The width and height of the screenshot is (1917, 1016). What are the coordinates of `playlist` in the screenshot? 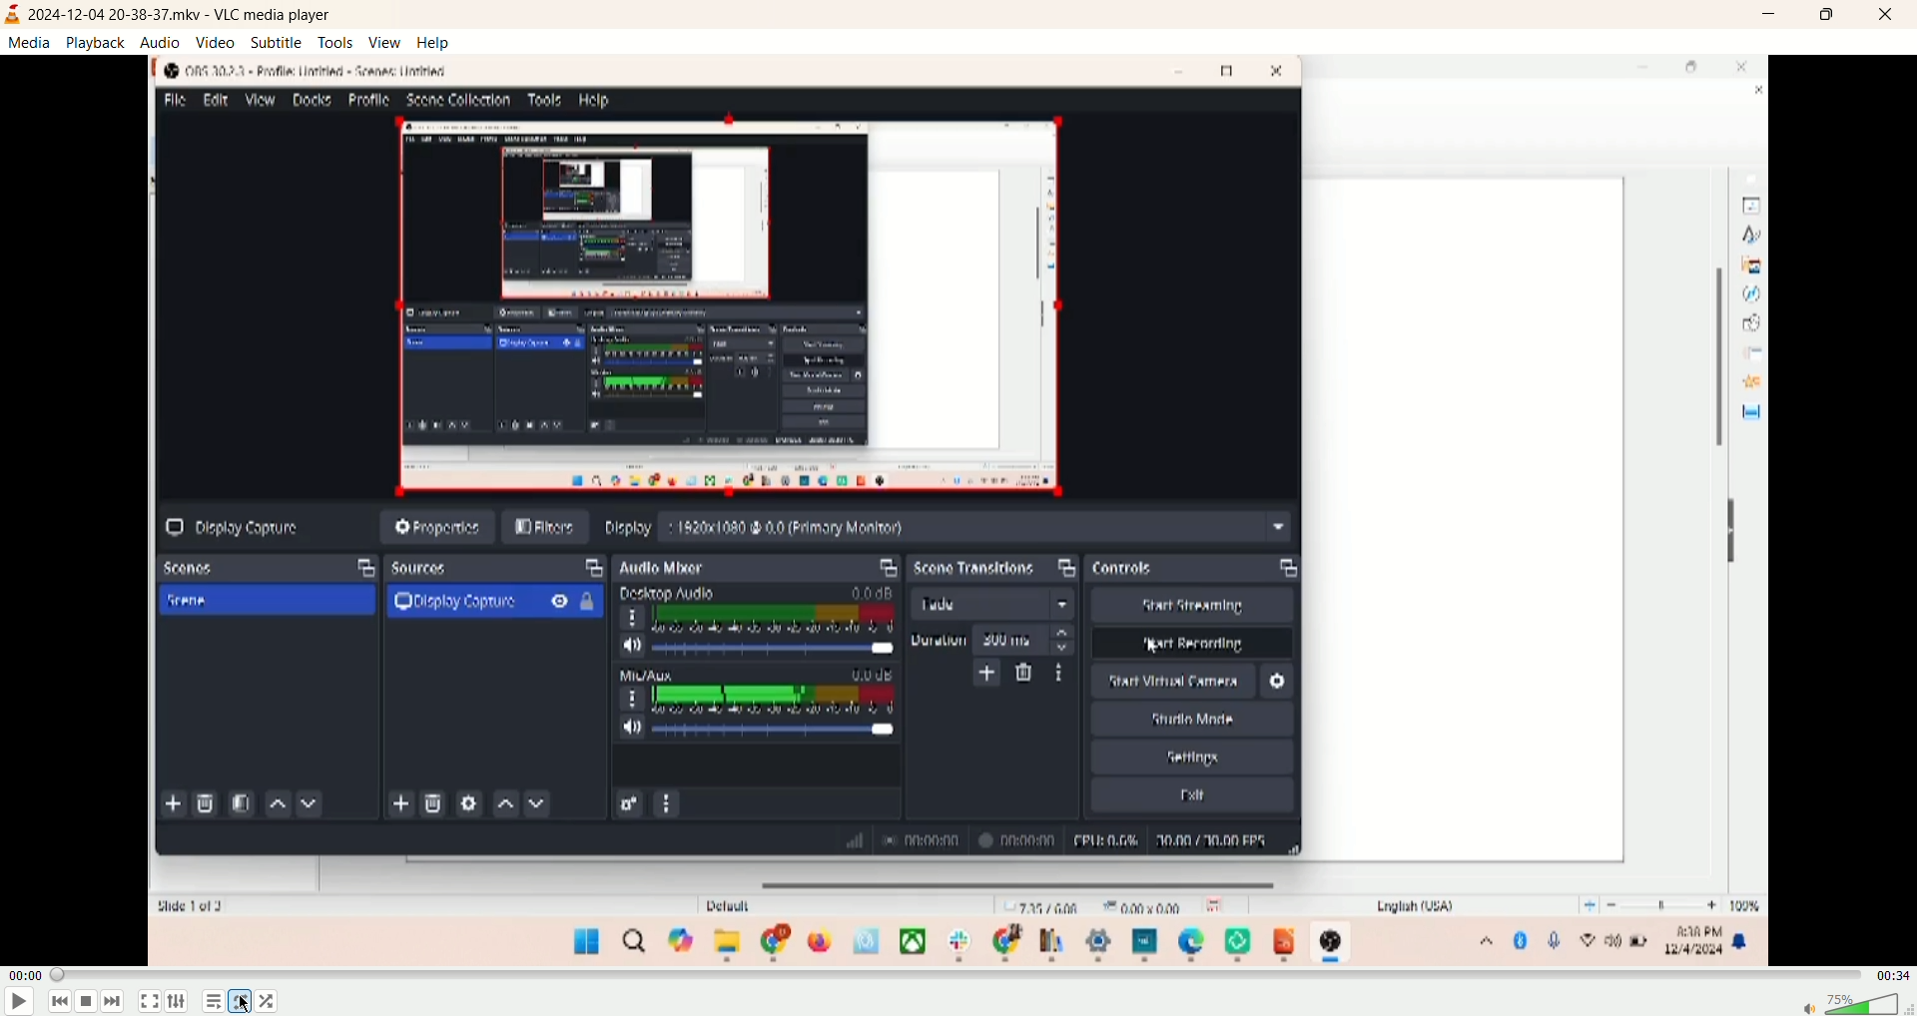 It's located at (214, 1002).